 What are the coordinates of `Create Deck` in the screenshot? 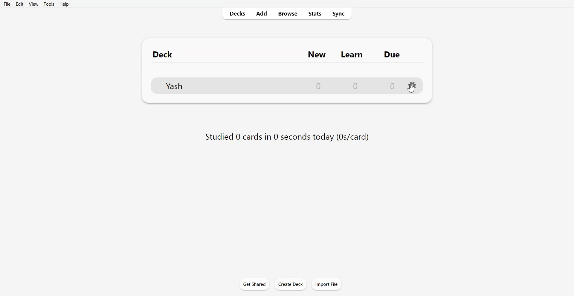 It's located at (290, 284).